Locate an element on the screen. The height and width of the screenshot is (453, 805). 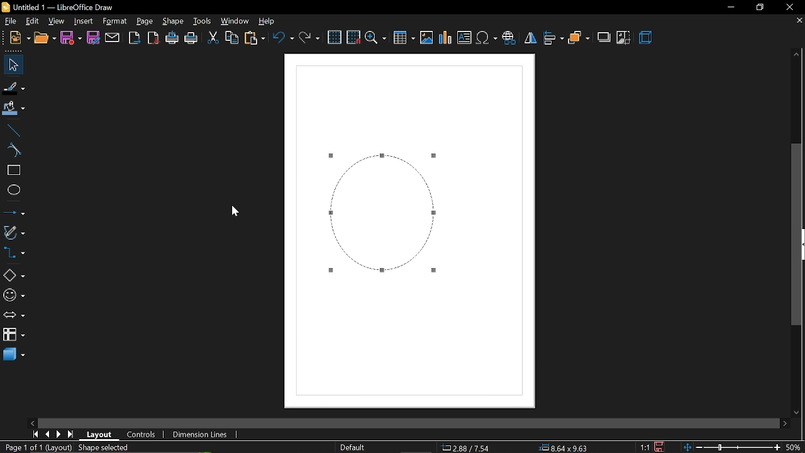
save as is located at coordinates (93, 39).